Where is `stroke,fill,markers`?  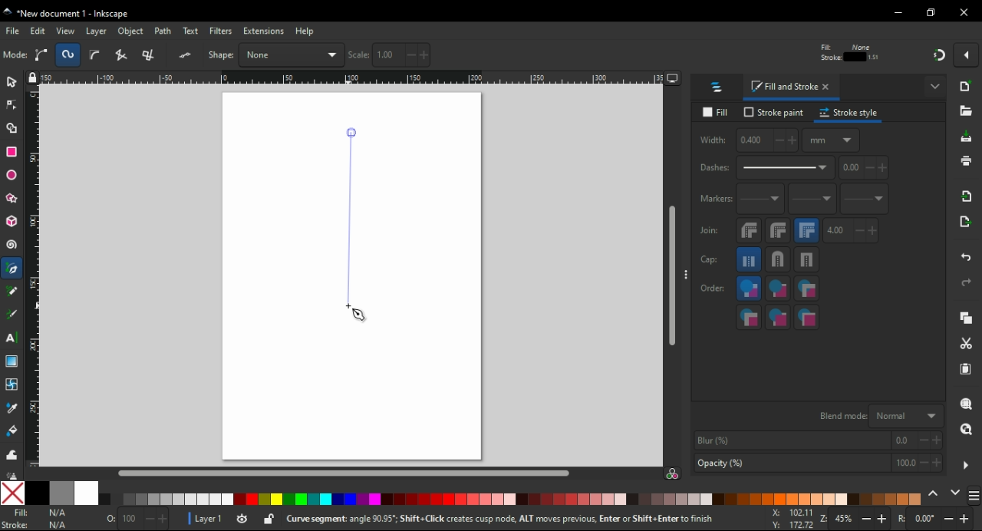
stroke,fill,markers is located at coordinates (778, 289).